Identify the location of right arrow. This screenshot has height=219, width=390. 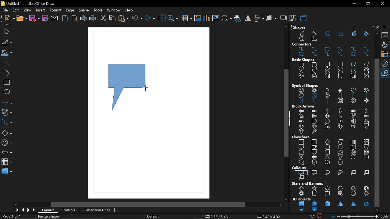
(314, 111).